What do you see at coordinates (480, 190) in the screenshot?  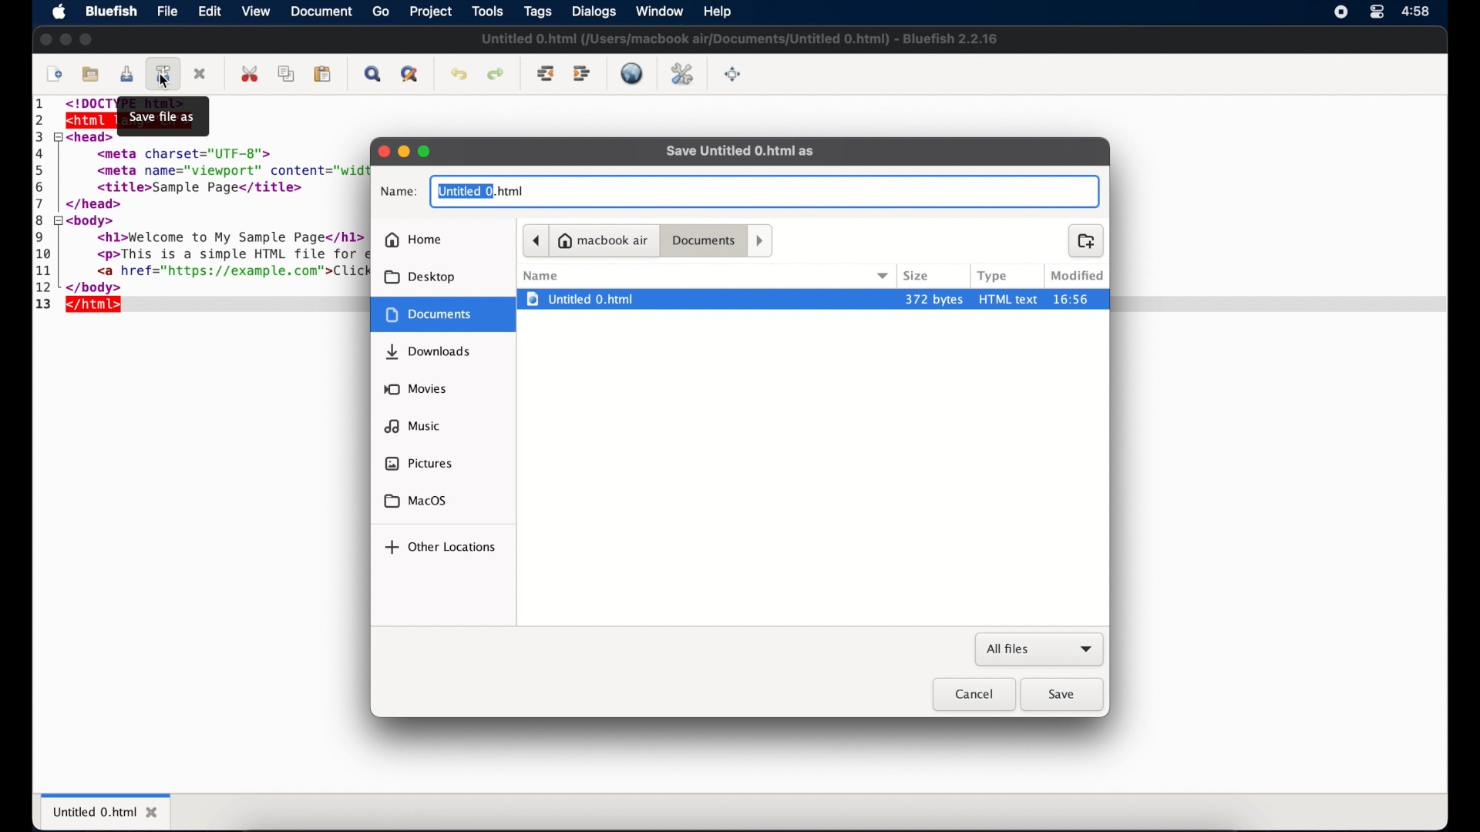 I see `untitled 0.html` at bounding box center [480, 190].